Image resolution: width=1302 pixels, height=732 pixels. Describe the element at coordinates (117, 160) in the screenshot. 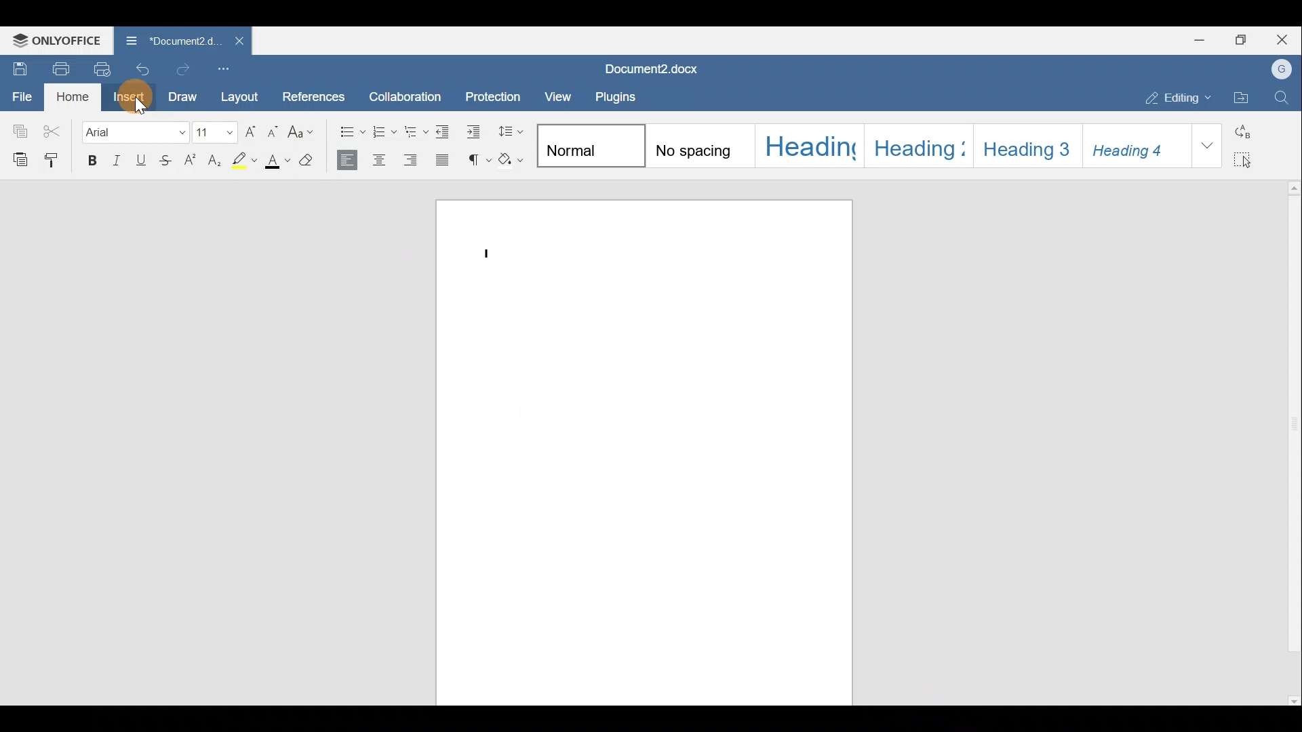

I see `Italic` at that location.